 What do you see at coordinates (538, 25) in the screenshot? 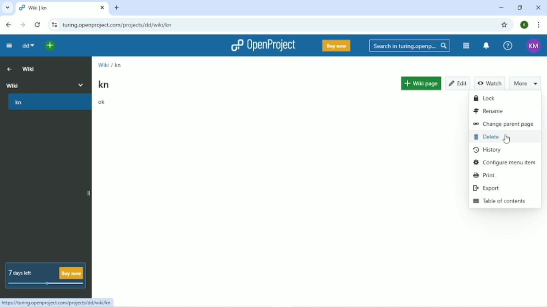
I see `Customize and control google chrome` at bounding box center [538, 25].